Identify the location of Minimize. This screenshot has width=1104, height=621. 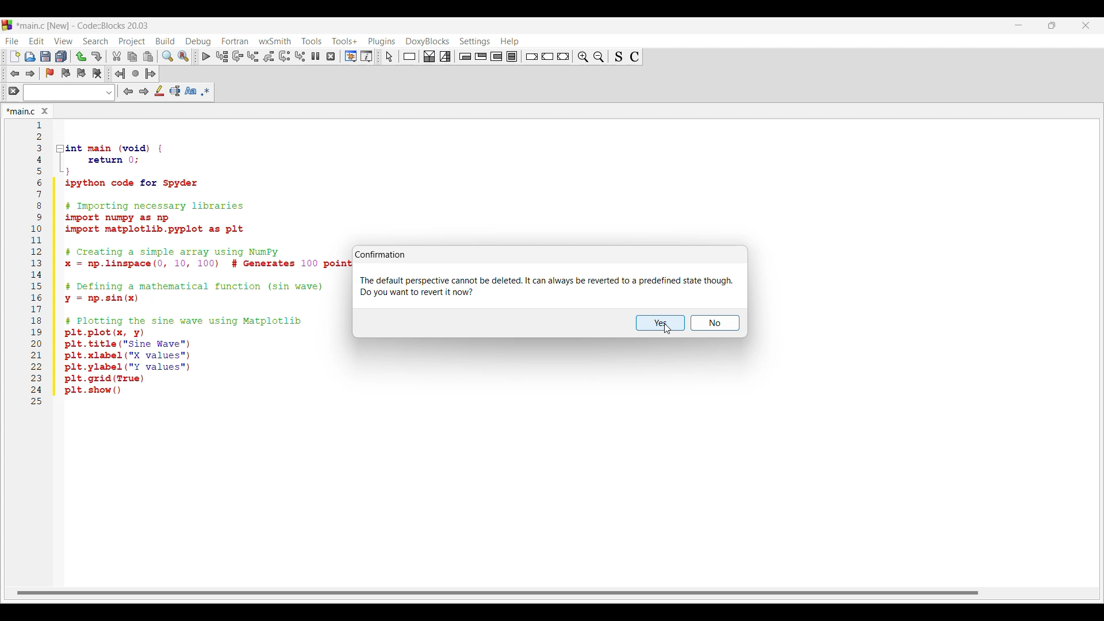
(1019, 25).